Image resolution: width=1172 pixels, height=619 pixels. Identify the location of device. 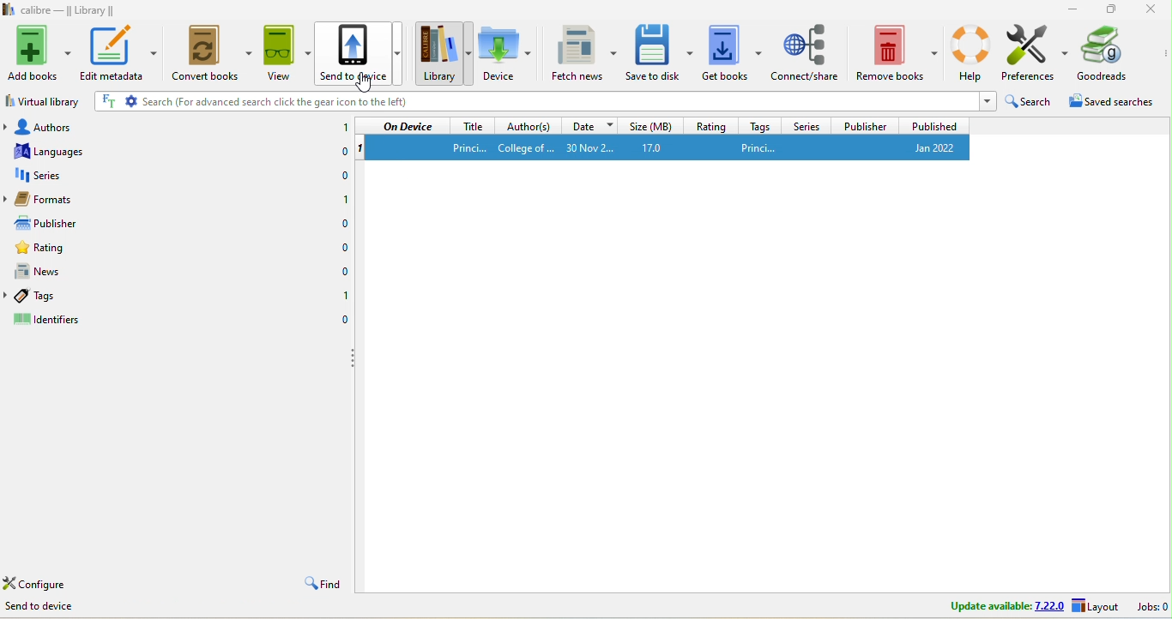
(504, 55).